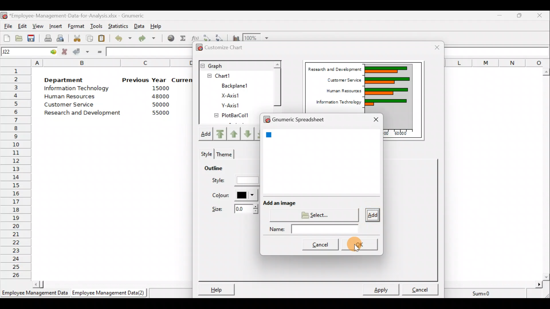  What do you see at coordinates (19, 37) in the screenshot?
I see `Open a file` at bounding box center [19, 37].